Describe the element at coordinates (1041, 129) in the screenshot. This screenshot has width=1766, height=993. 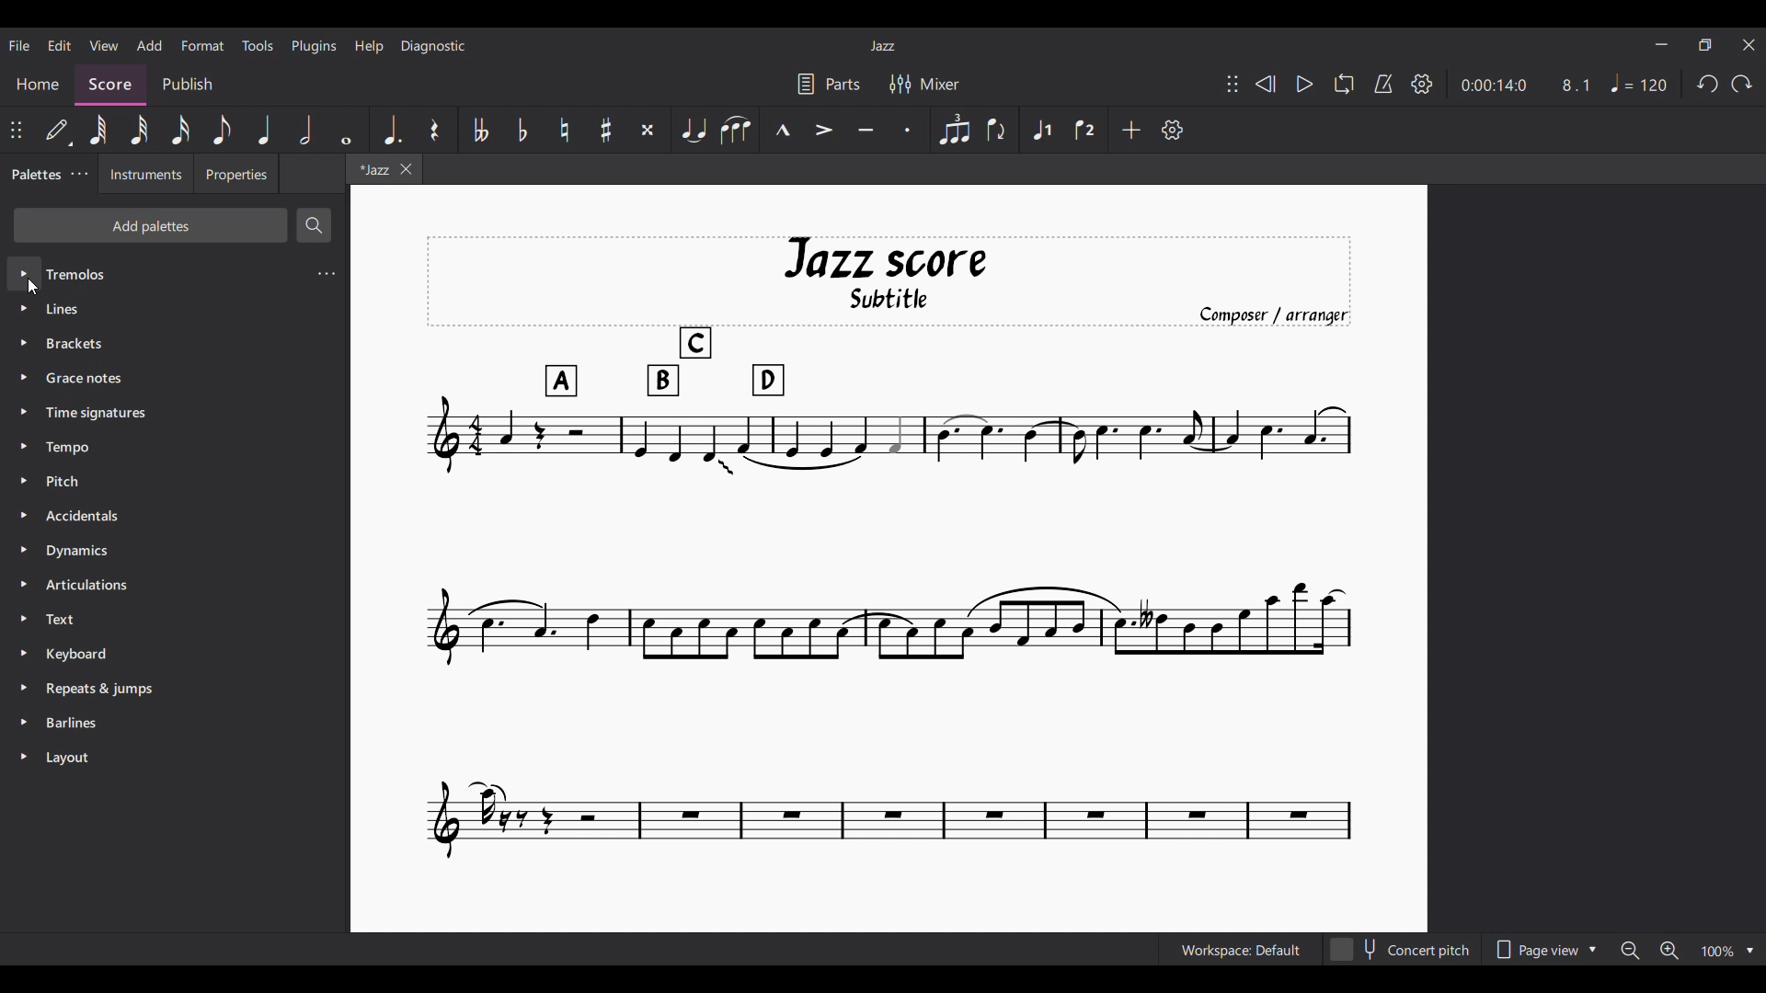
I see `Voice 1` at that location.